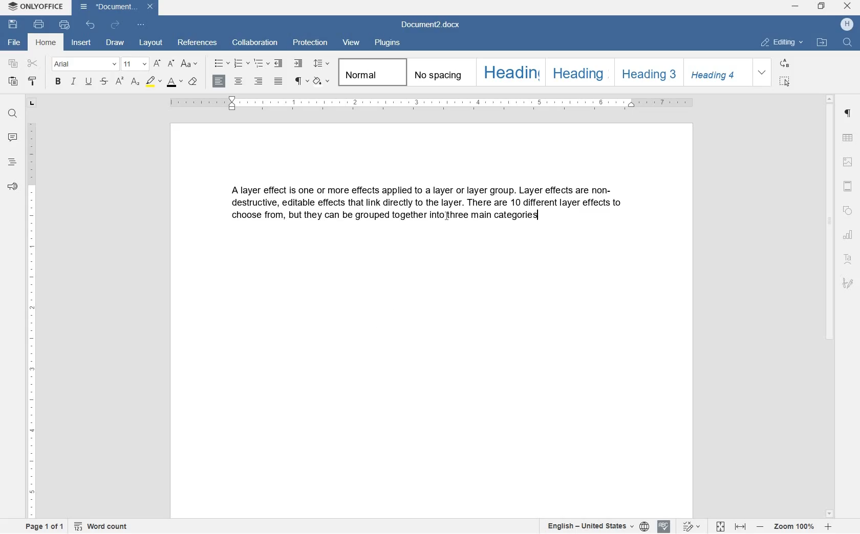 The height and width of the screenshot is (534, 860). What do you see at coordinates (105, 80) in the screenshot?
I see `strike through` at bounding box center [105, 80].